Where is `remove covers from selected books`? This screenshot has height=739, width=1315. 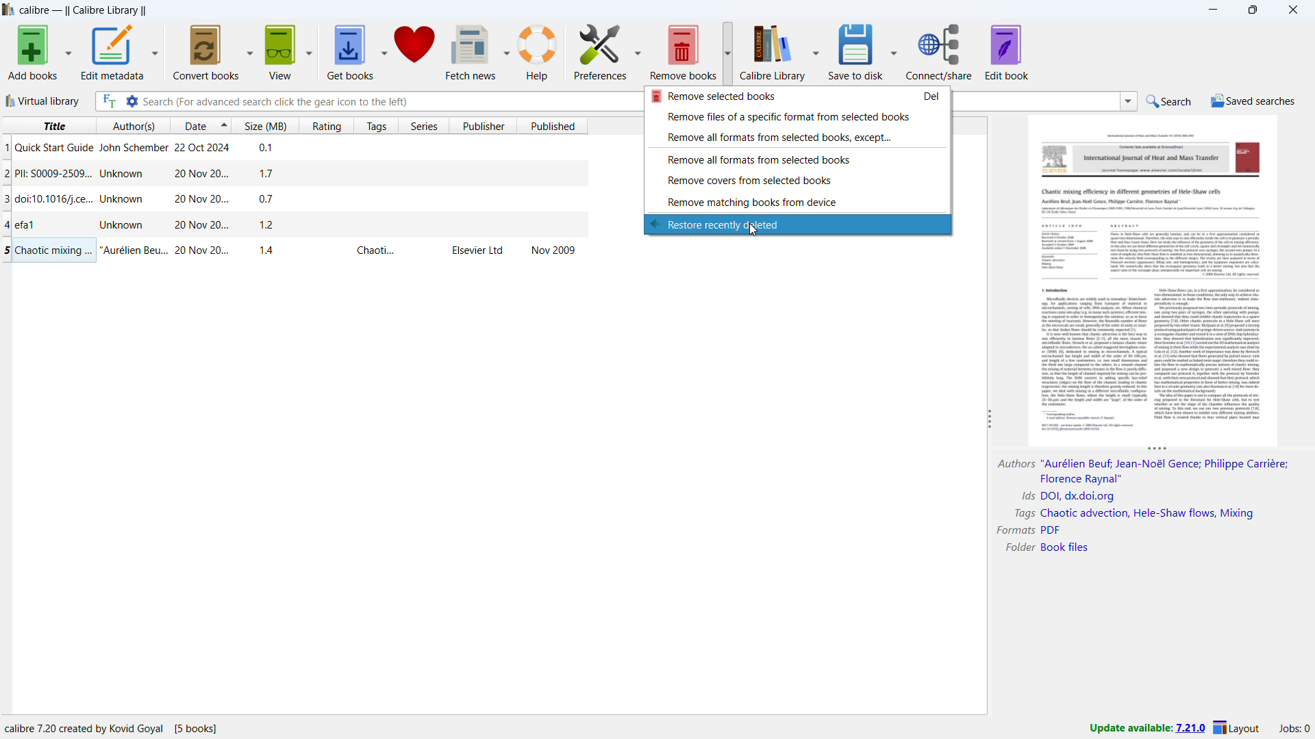 remove covers from selected books is located at coordinates (796, 181).